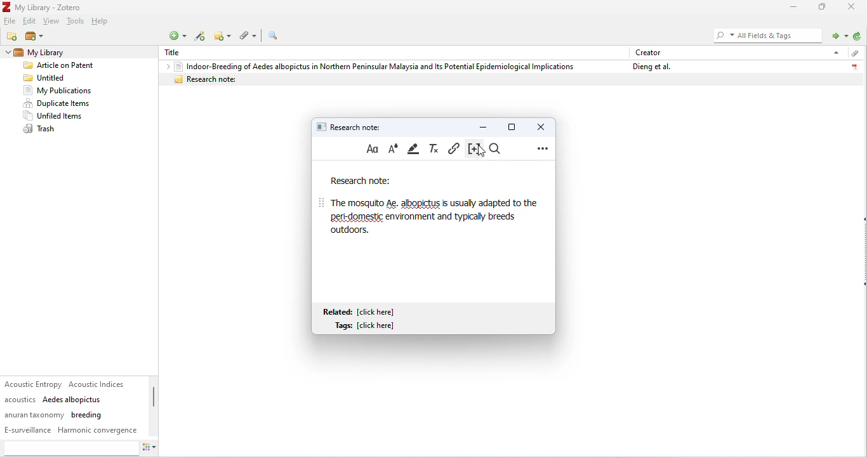 The height and width of the screenshot is (458, 867). I want to click on my publication, so click(57, 91).